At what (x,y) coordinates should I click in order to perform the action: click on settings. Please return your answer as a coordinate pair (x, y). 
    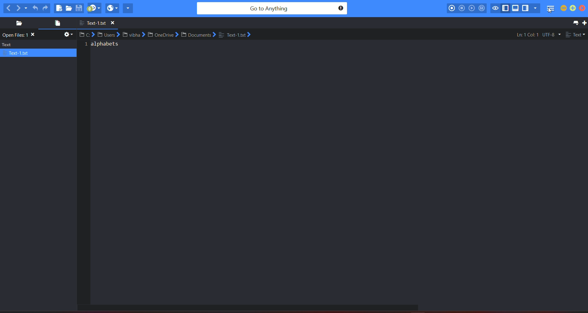
    Looking at the image, I should click on (67, 35).